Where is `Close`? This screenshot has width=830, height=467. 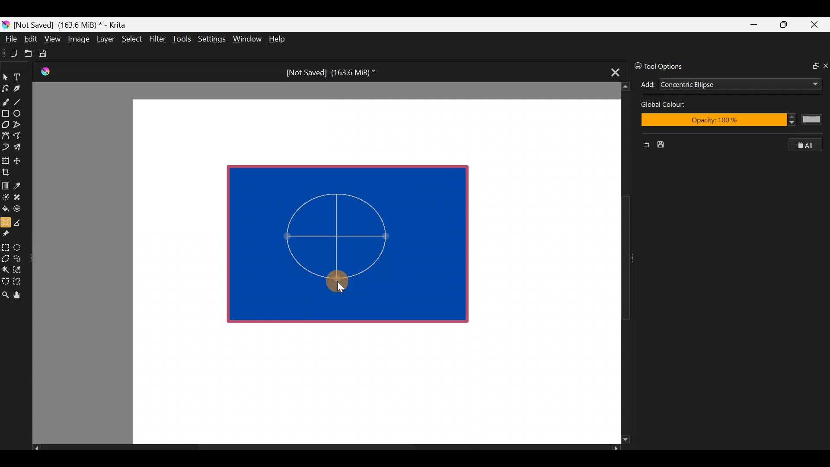
Close is located at coordinates (815, 26).